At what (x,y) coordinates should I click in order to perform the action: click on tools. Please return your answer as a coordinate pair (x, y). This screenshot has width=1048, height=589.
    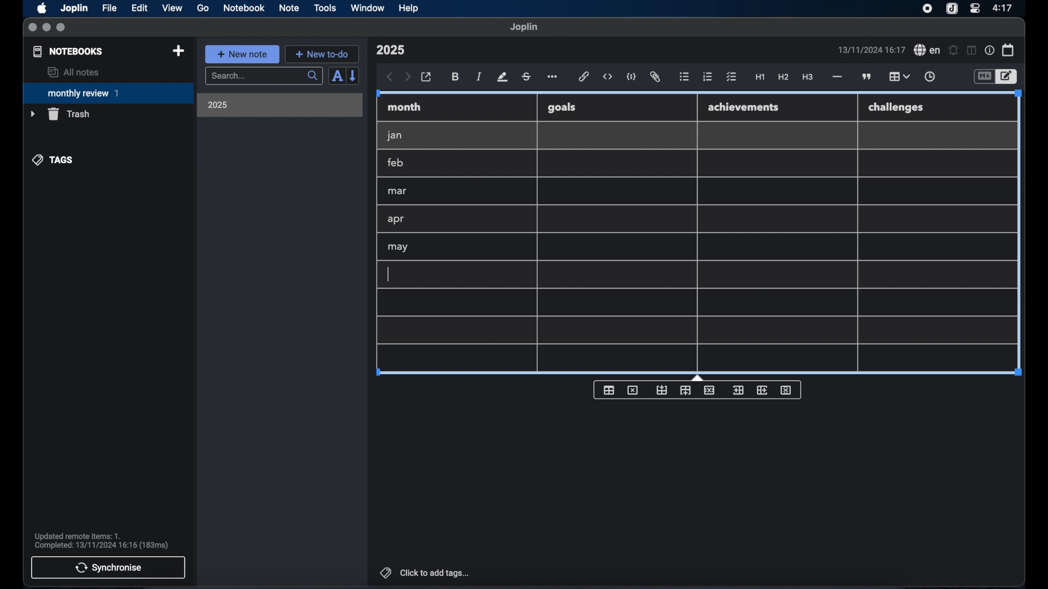
    Looking at the image, I should click on (325, 8).